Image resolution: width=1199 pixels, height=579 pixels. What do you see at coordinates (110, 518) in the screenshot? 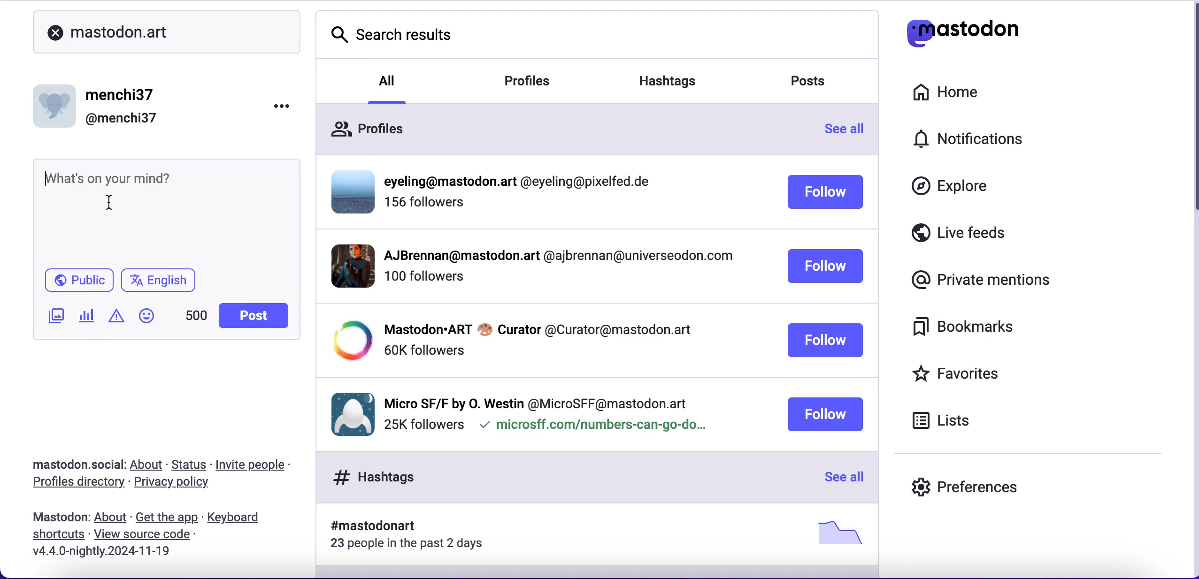
I see `about` at bounding box center [110, 518].